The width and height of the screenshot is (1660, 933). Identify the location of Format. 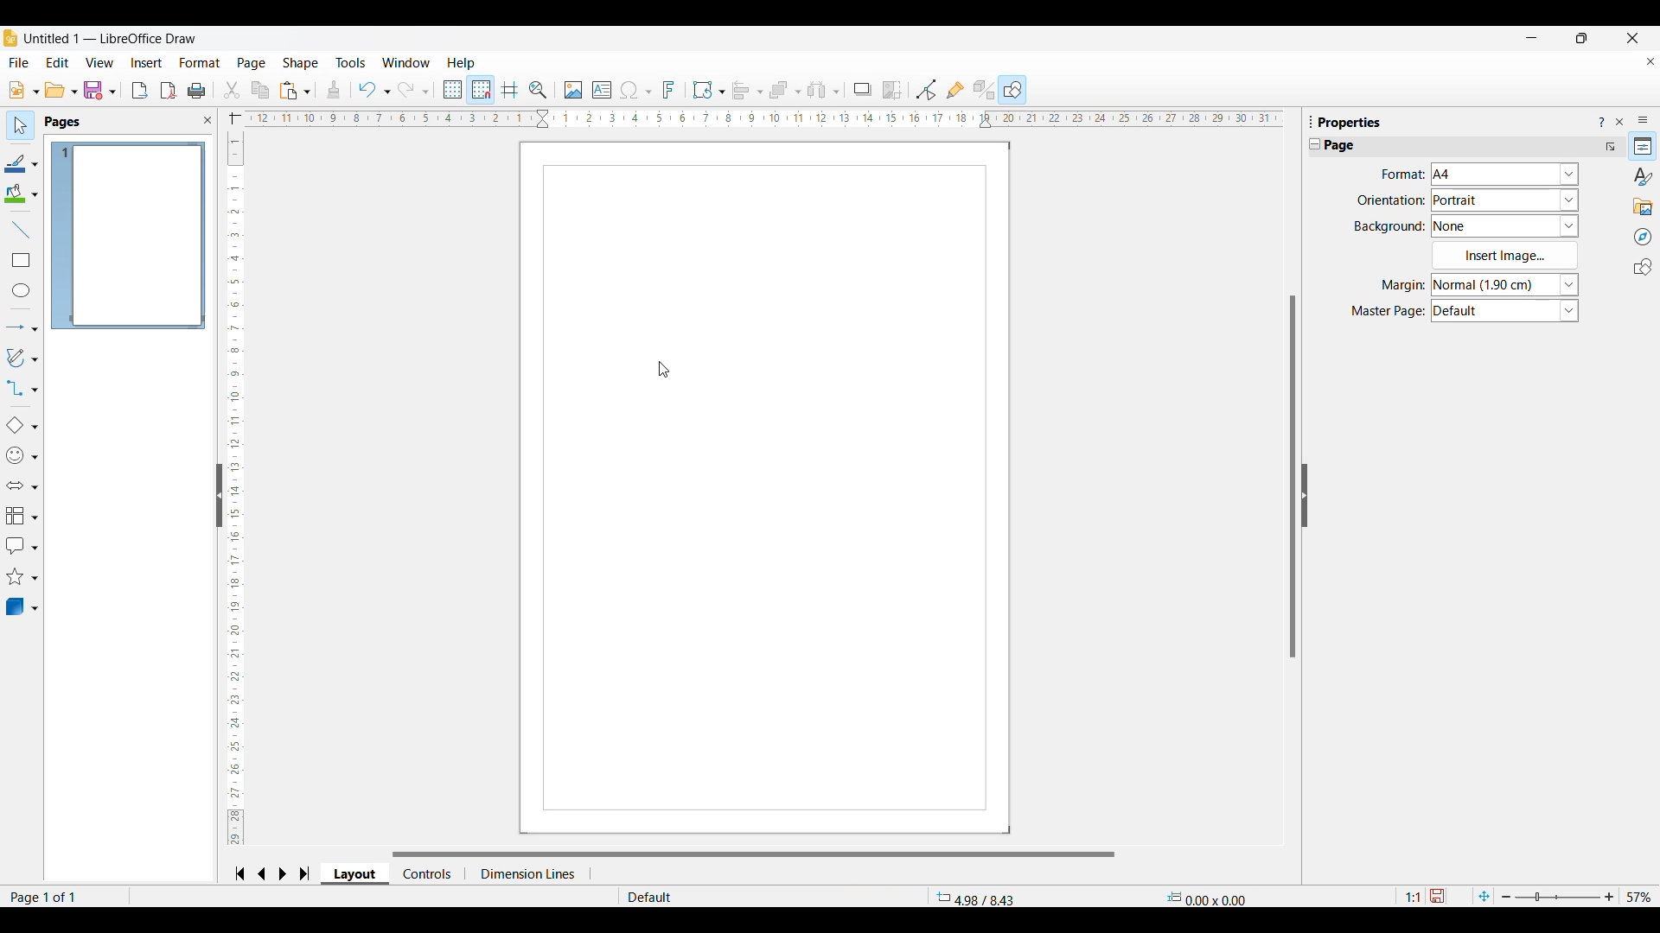
(1403, 175).